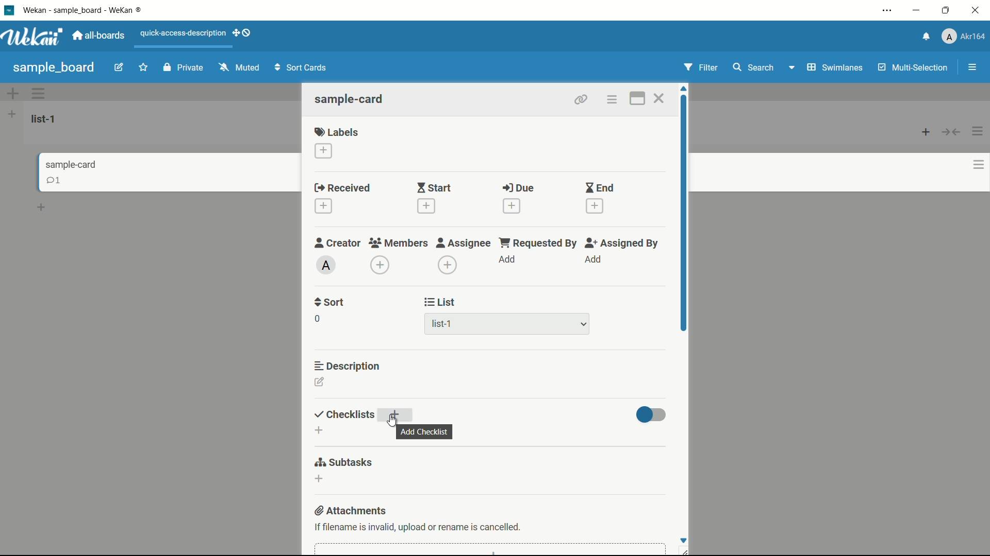 The image size is (990, 556). Describe the element at coordinates (351, 510) in the screenshot. I see `attachments` at that location.